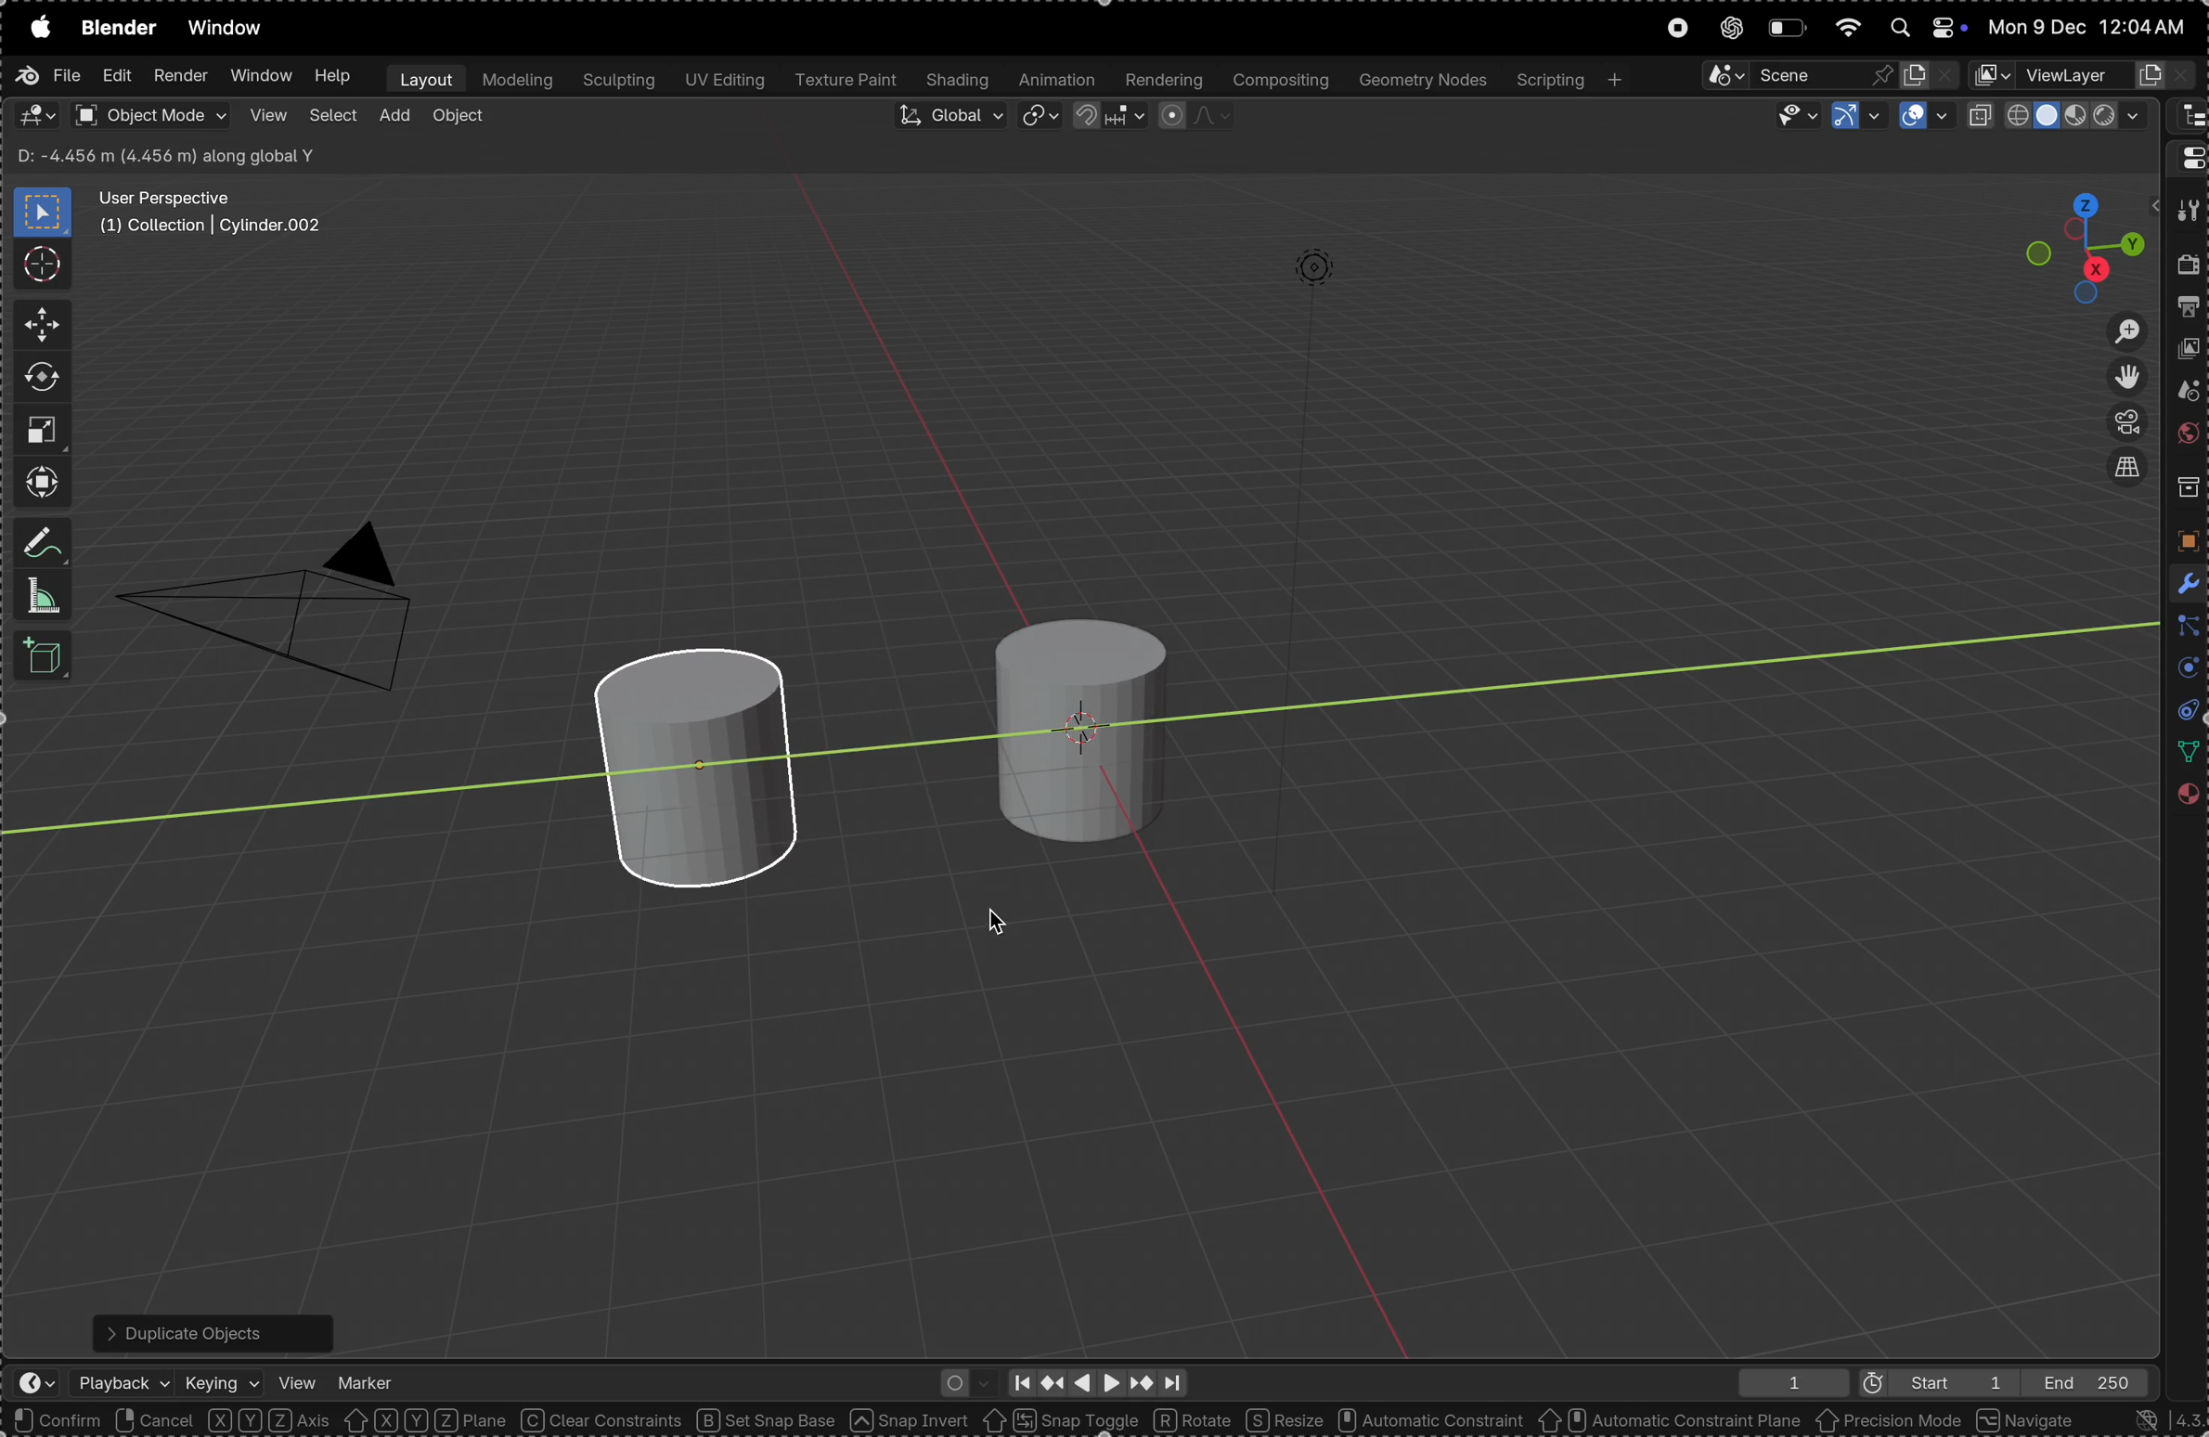  I want to click on Geometry notes, so click(1420, 79).